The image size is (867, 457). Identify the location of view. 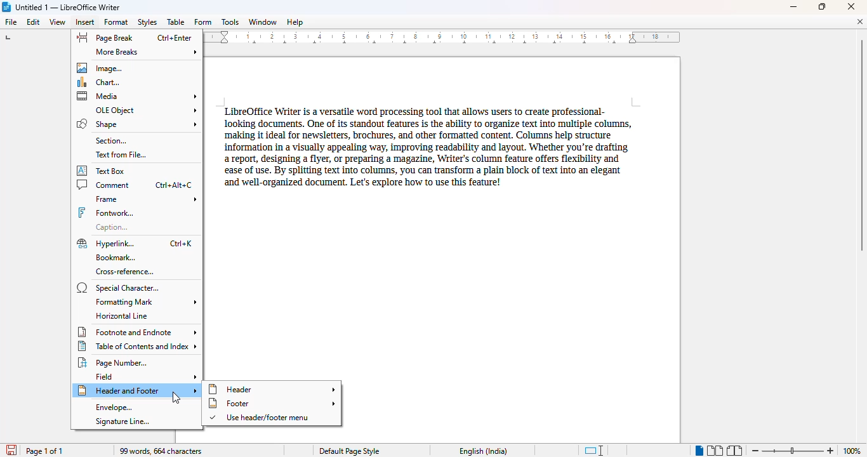
(57, 22).